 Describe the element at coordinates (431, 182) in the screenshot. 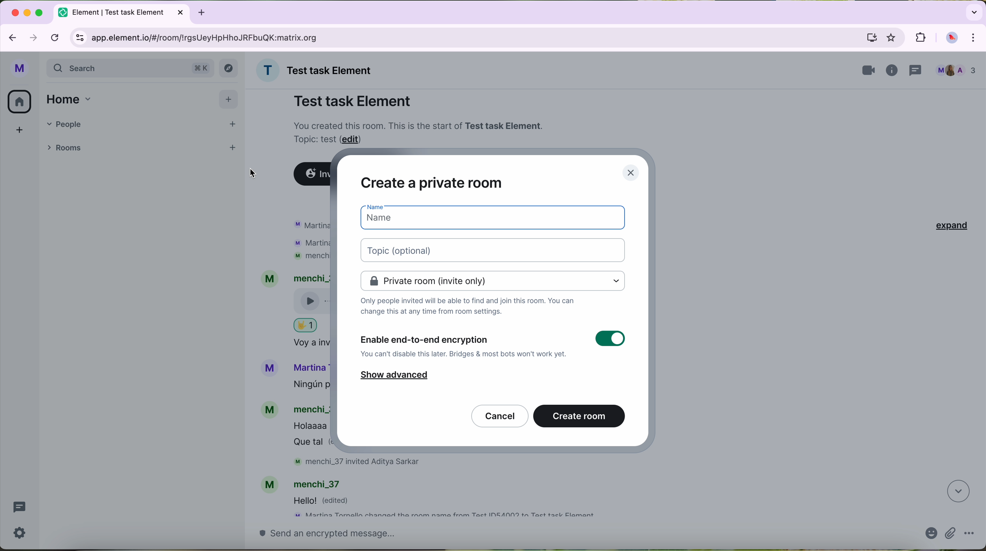

I see `create a private room` at that location.